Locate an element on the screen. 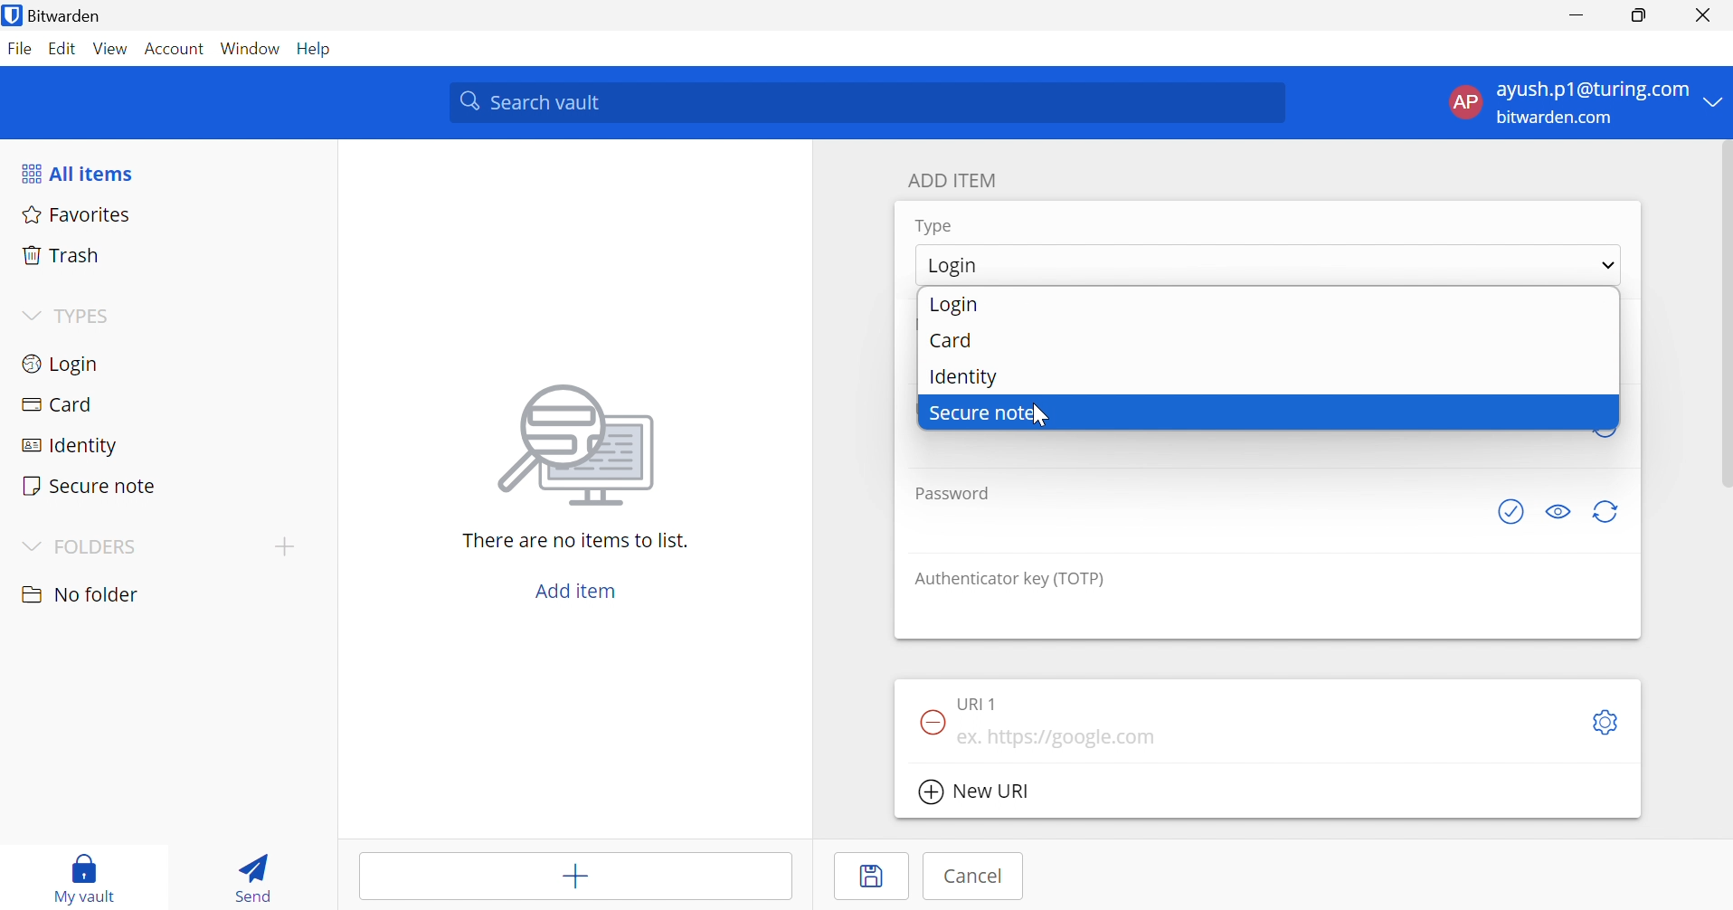  Window is located at coordinates (251, 50).